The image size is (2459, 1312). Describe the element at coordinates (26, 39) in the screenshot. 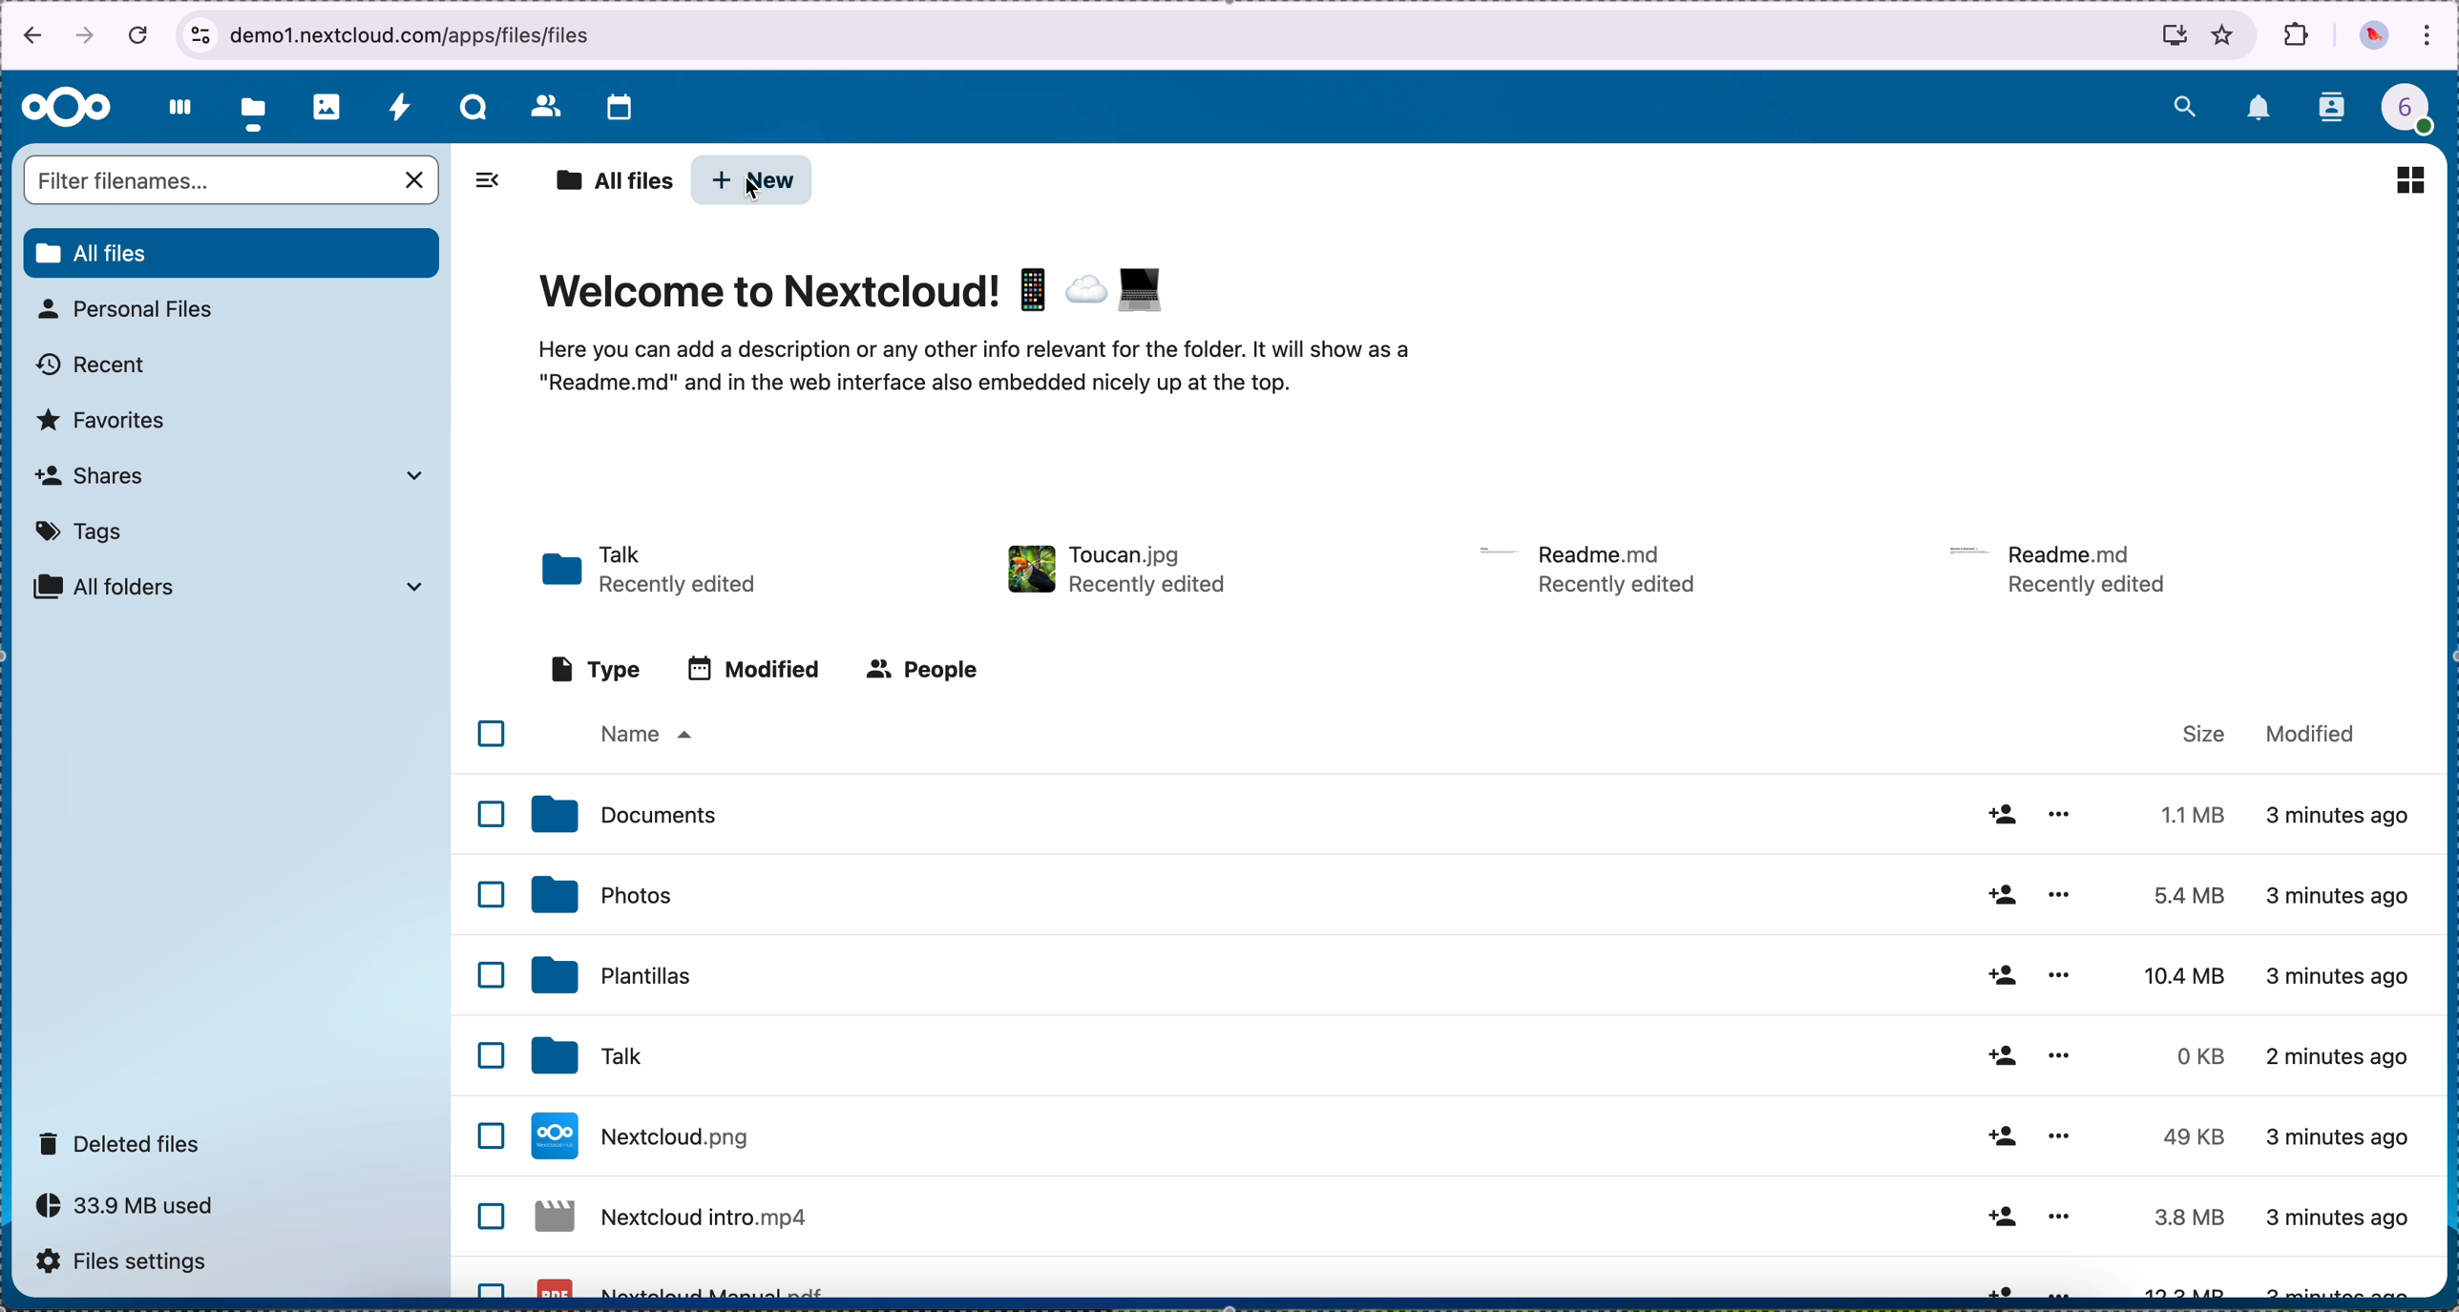

I see `navigate back` at that location.